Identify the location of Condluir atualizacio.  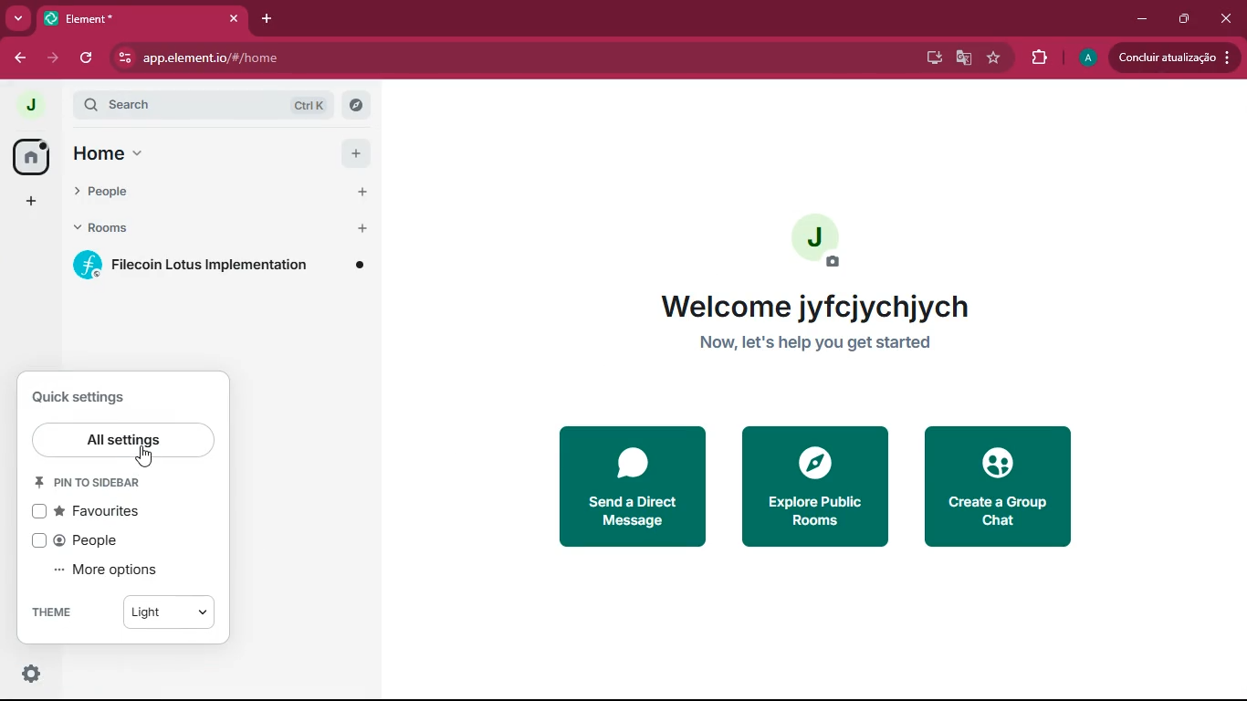
(1171, 58).